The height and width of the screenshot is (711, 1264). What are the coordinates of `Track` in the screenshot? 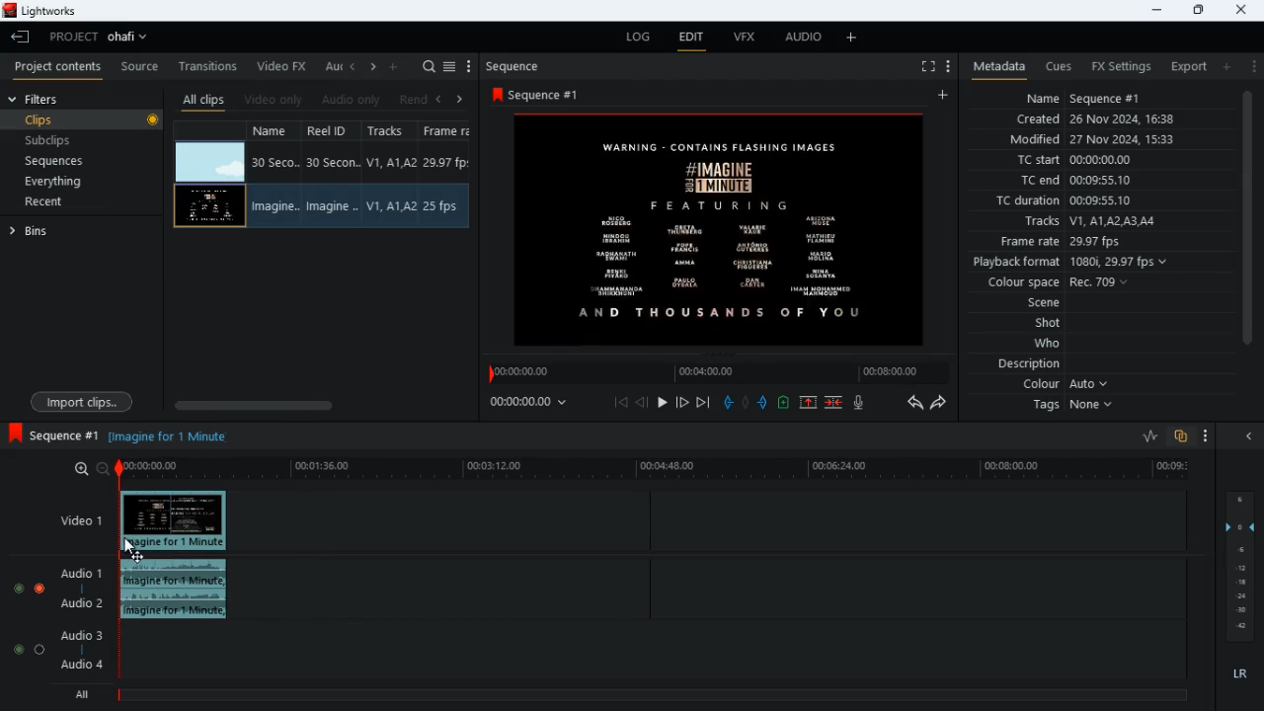 It's located at (393, 162).